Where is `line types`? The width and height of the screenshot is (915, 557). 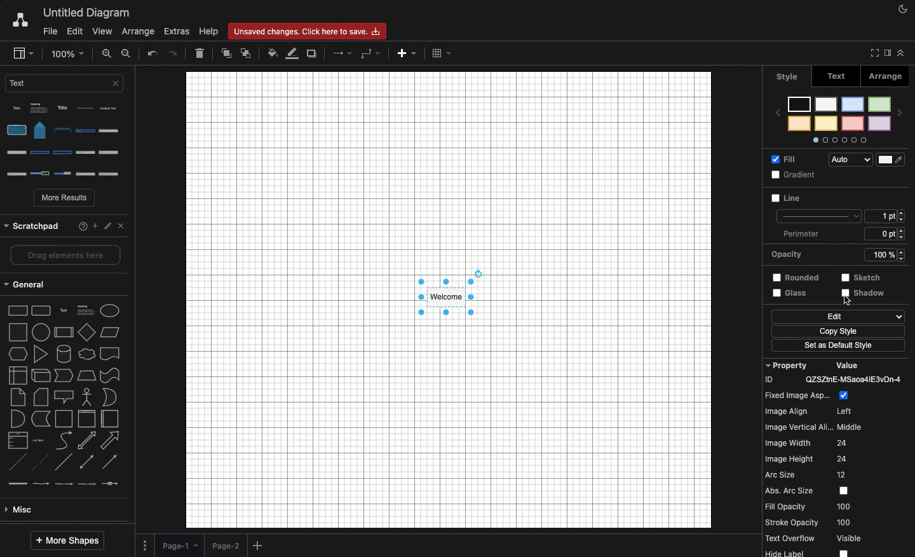 line types is located at coordinates (68, 378).